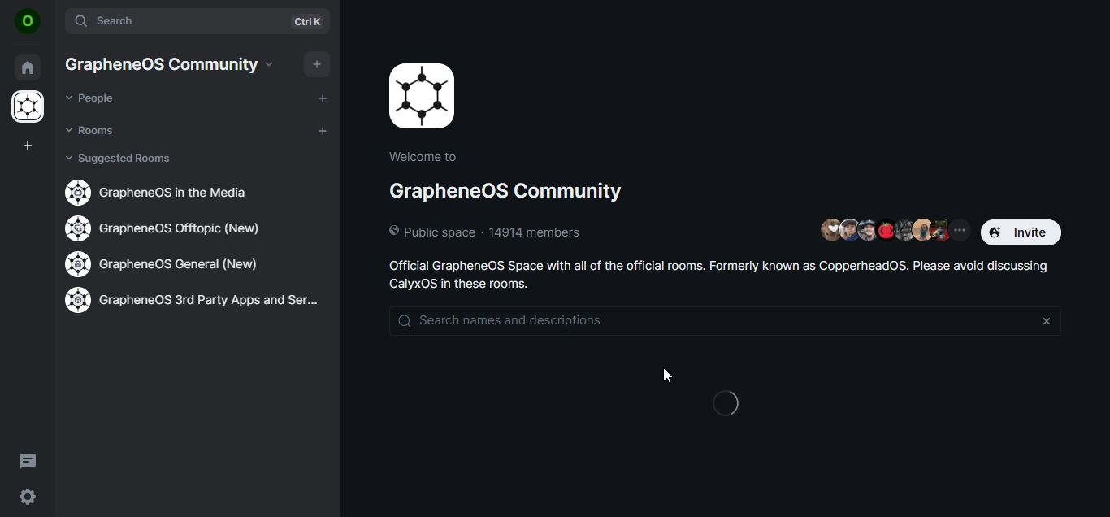 The height and width of the screenshot is (517, 1110). I want to click on close, so click(1046, 322).